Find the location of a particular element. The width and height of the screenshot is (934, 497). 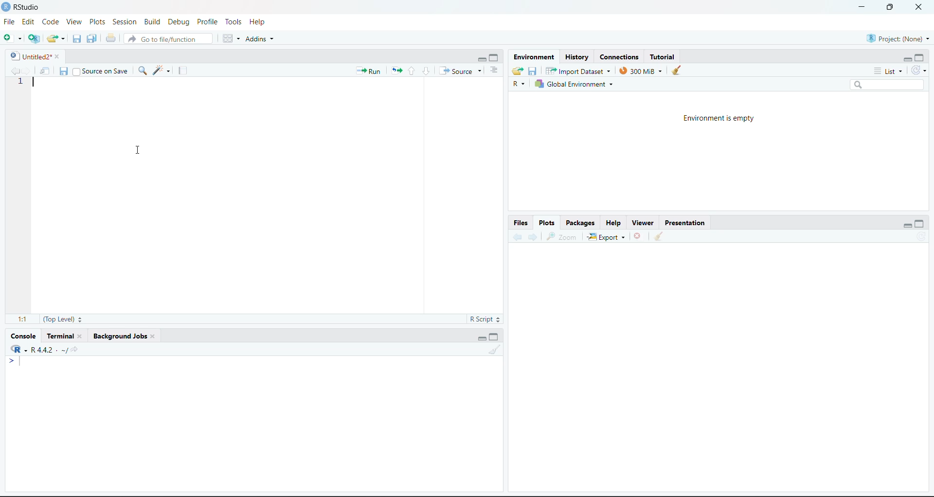

Console is located at coordinates (23, 337).